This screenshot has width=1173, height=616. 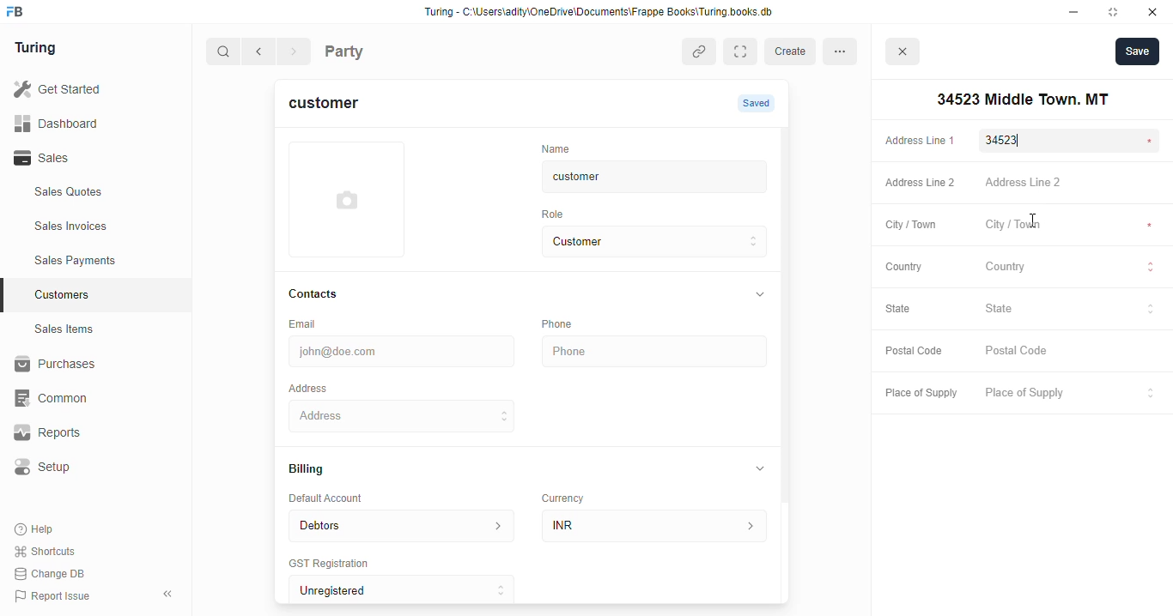 I want to click on 34523, so click(x=1073, y=140).